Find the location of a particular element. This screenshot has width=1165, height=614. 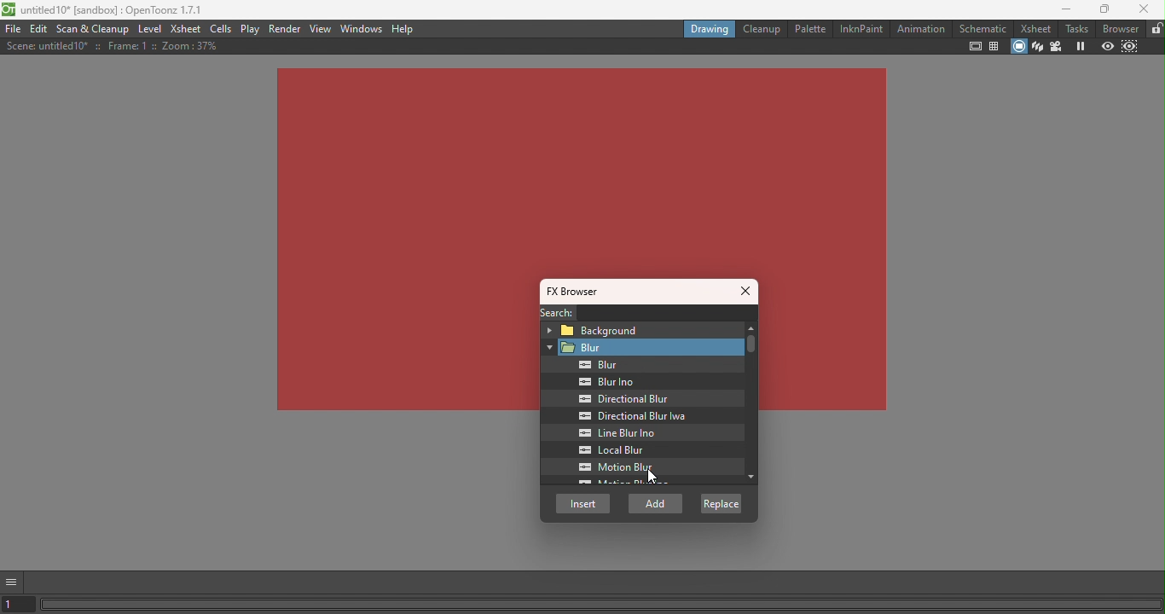

3D view is located at coordinates (1038, 45).